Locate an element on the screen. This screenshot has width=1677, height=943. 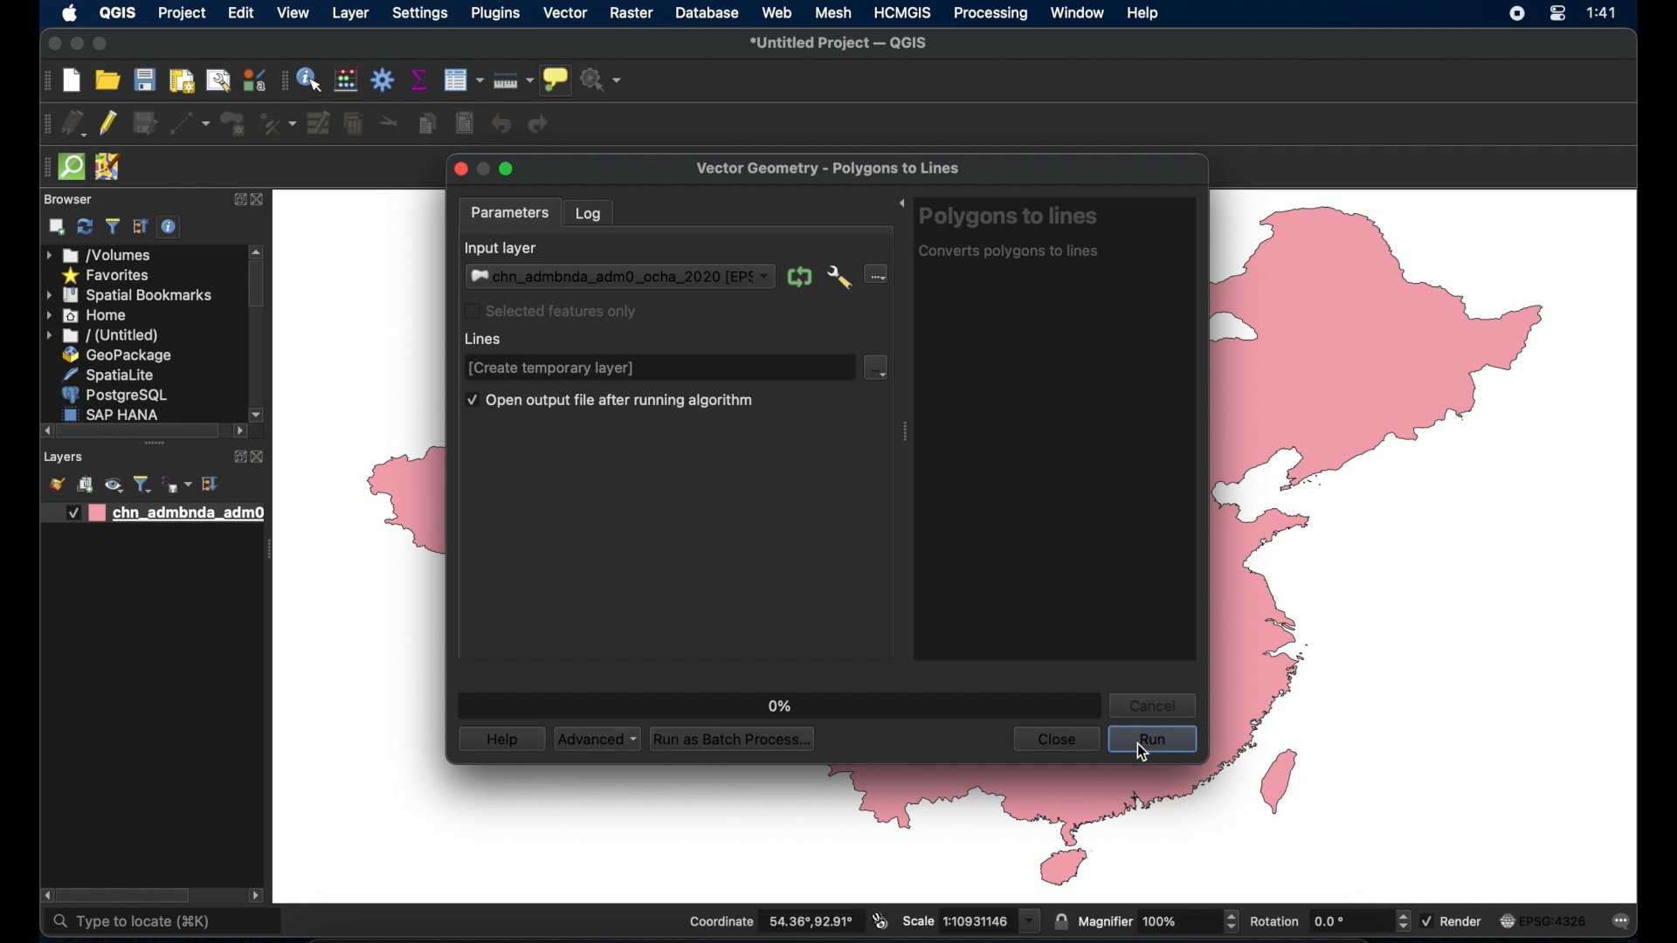
run as batch process is located at coordinates (735, 739).